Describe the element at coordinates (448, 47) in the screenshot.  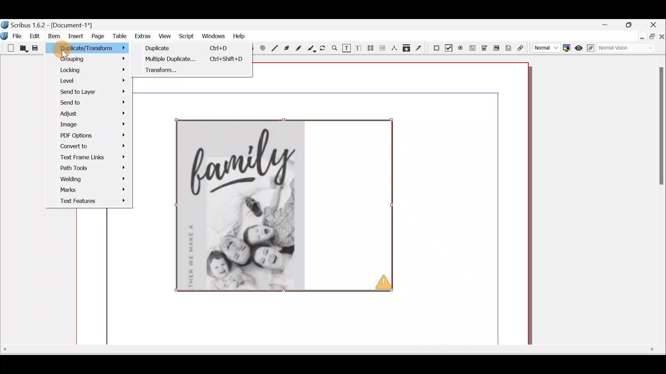
I see `PDF check box` at that location.